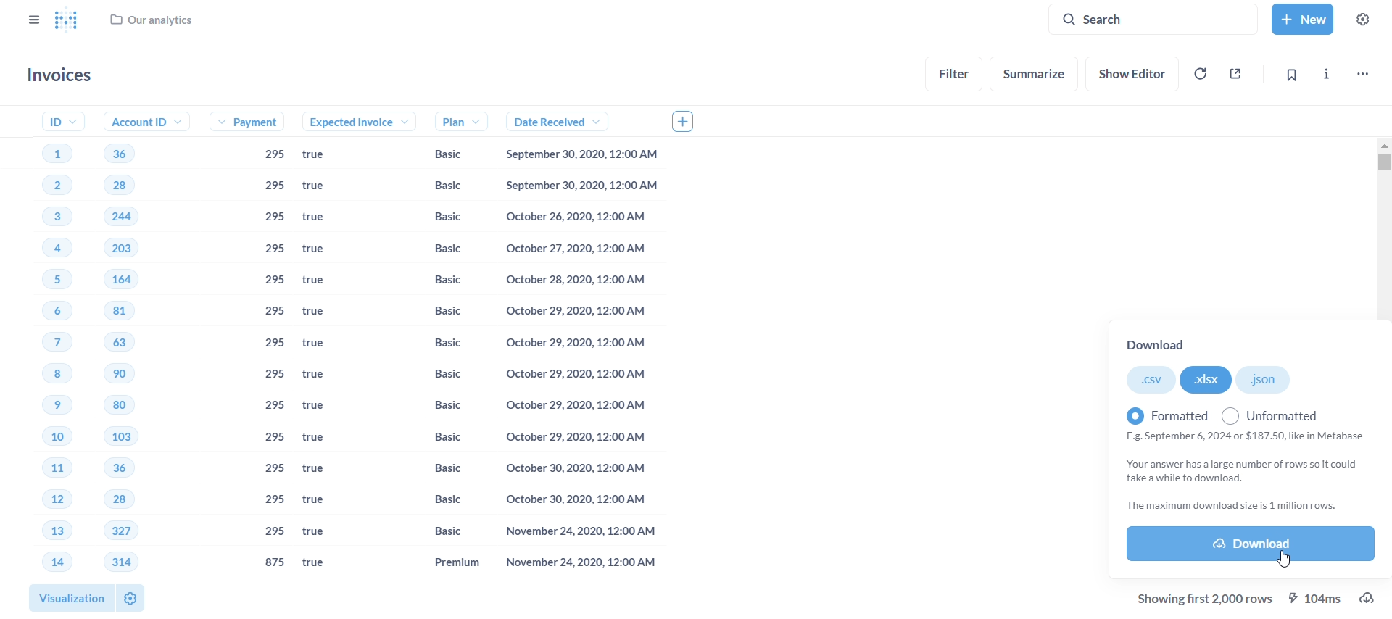  Describe the element at coordinates (441, 470) in the screenshot. I see `Basic` at that location.